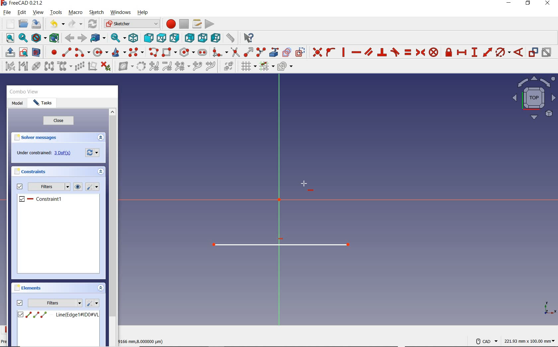 The height and width of the screenshot is (347, 558). Describe the element at coordinates (19, 187) in the screenshot. I see `CHECK TO TOGGLE FILTERS` at that location.